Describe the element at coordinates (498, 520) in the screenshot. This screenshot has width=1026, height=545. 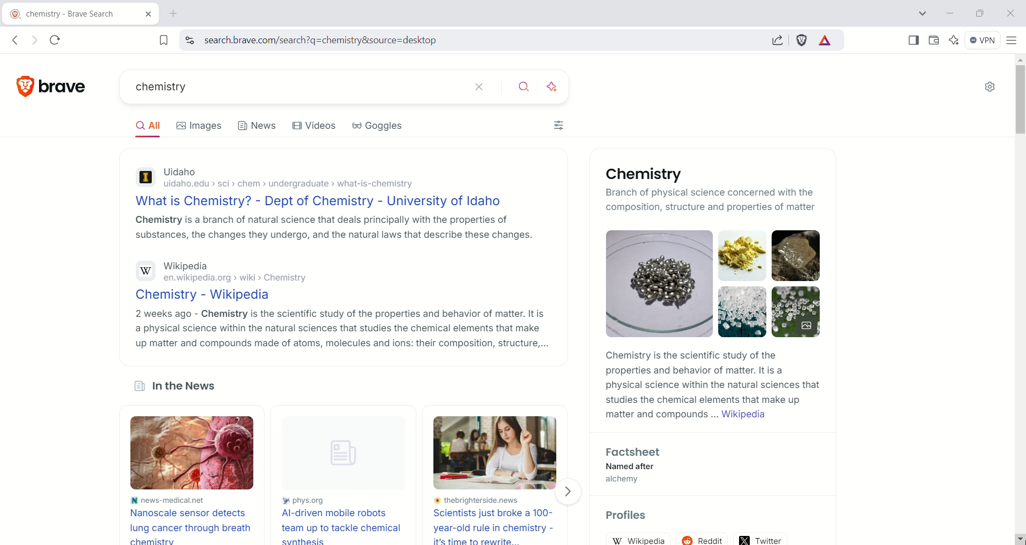
I see `thebrighterside.news scientists just broke a 100-year-old rule in chemistry - it's time to rewrite` at that location.